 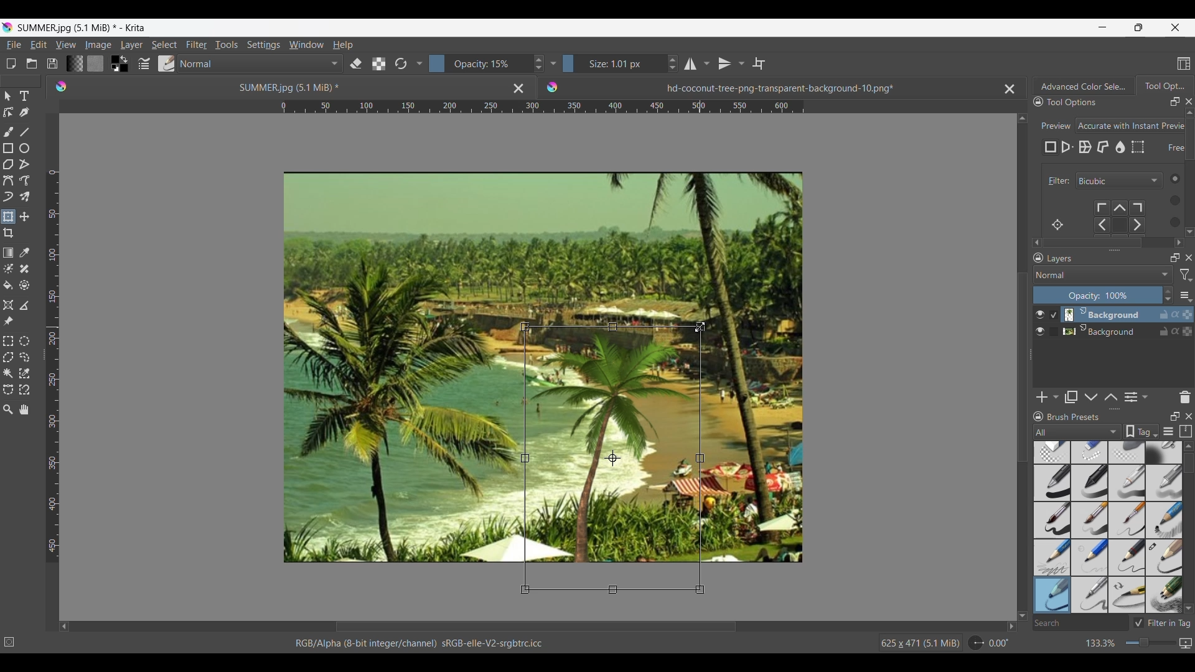 What do you see at coordinates (1041, 332) in the screenshot?
I see `Show/Hide layer` at bounding box center [1041, 332].